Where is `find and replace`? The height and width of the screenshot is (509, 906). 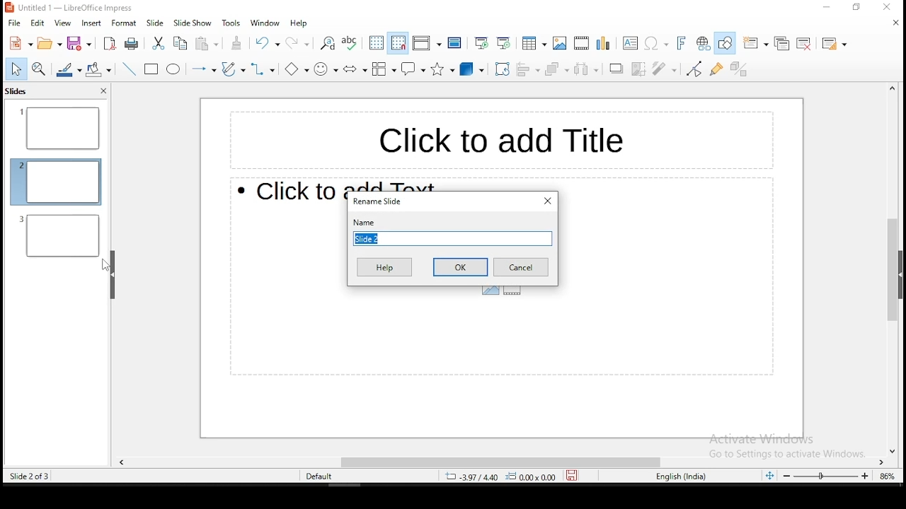 find and replace is located at coordinates (327, 45).